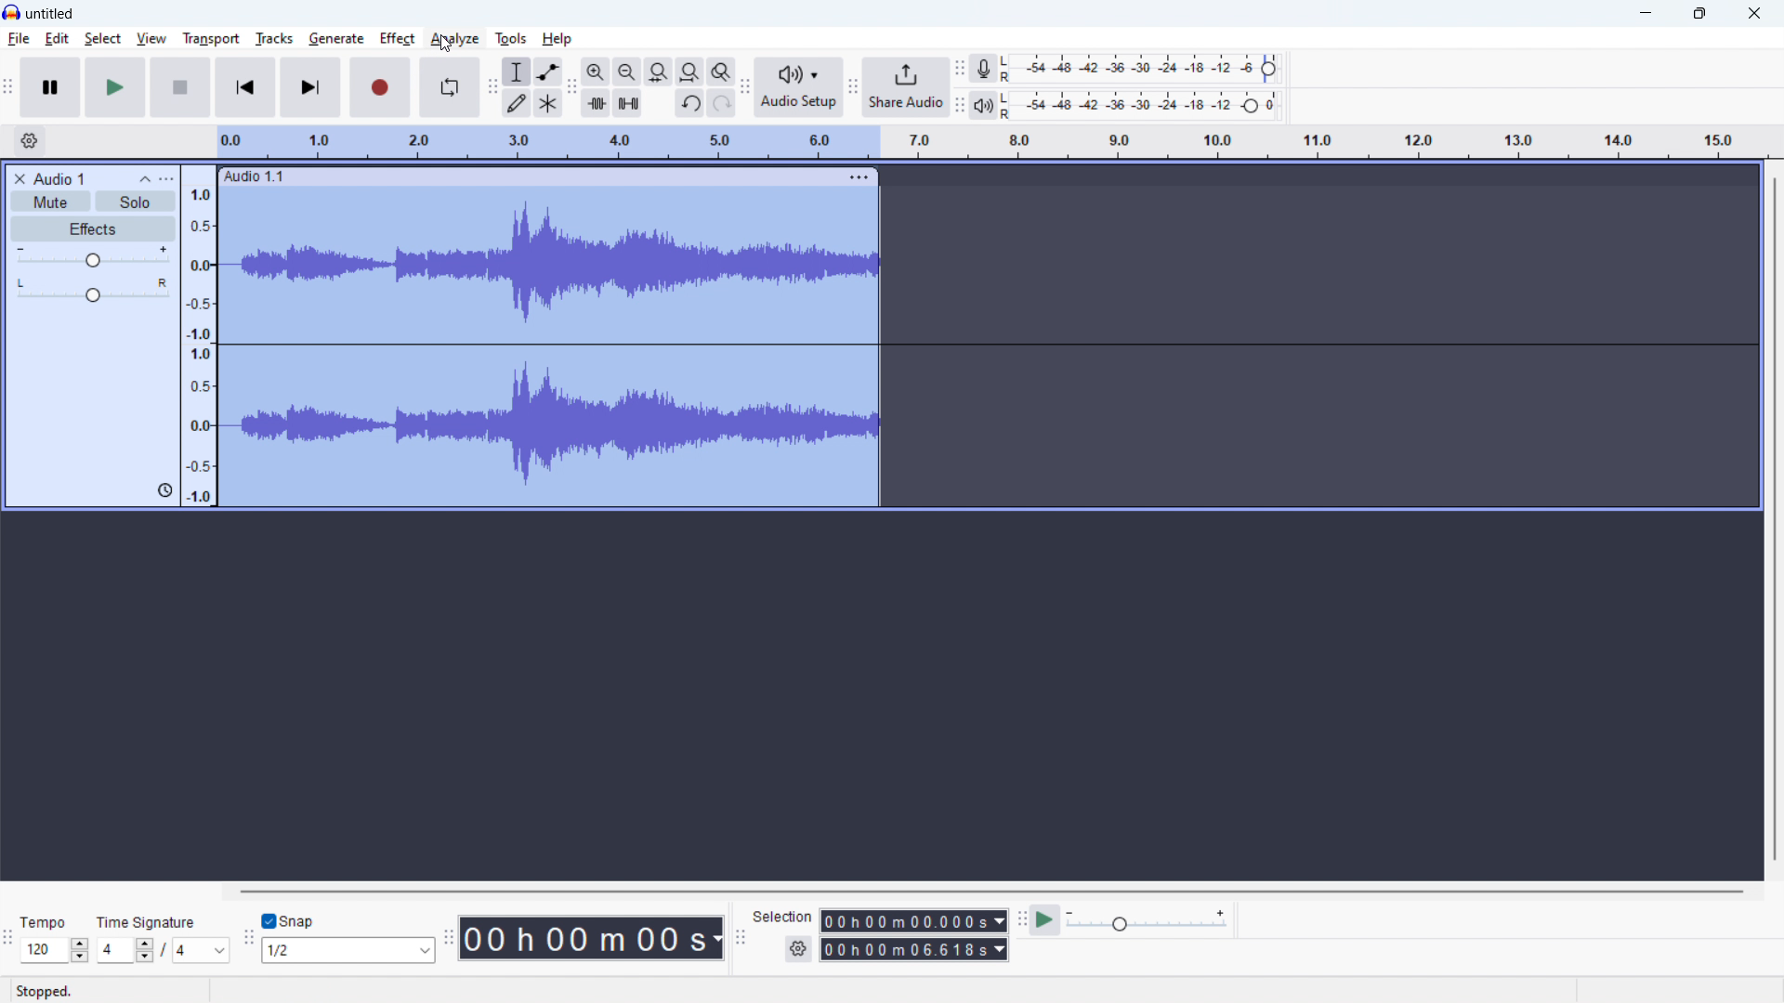  What do you see at coordinates (397, 38) in the screenshot?
I see `effect` at bounding box center [397, 38].